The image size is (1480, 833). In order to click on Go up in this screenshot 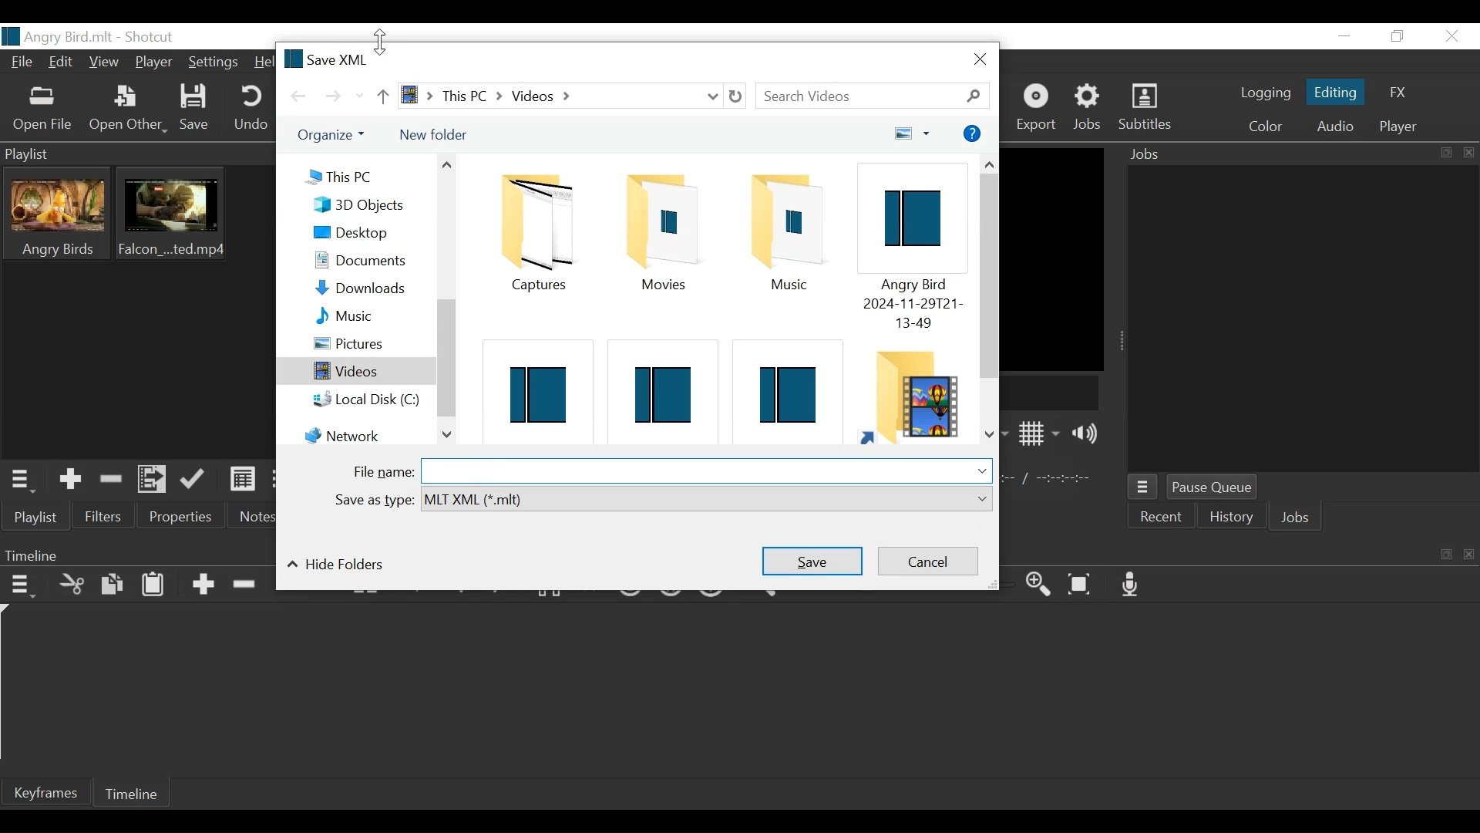, I will do `click(382, 95)`.